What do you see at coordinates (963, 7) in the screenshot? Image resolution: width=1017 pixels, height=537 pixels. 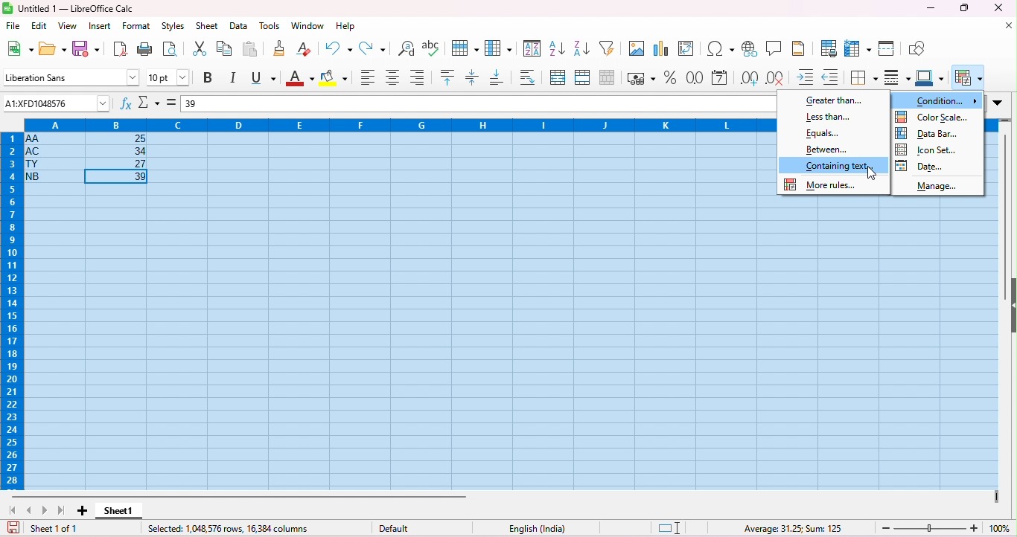 I see `maximize` at bounding box center [963, 7].